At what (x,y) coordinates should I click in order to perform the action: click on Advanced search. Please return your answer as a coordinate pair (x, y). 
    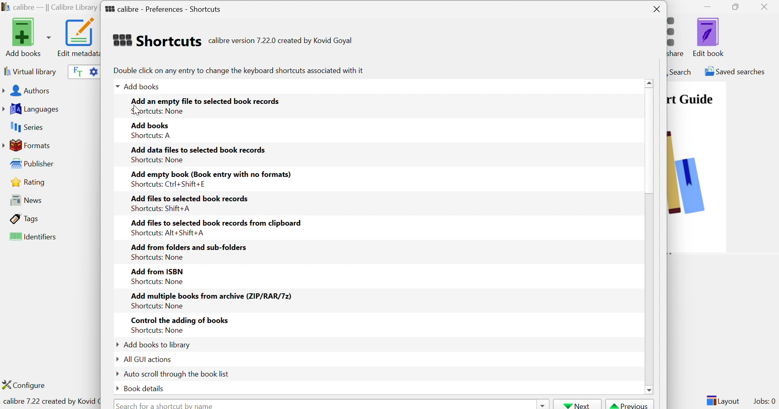
    Looking at the image, I should click on (93, 71).